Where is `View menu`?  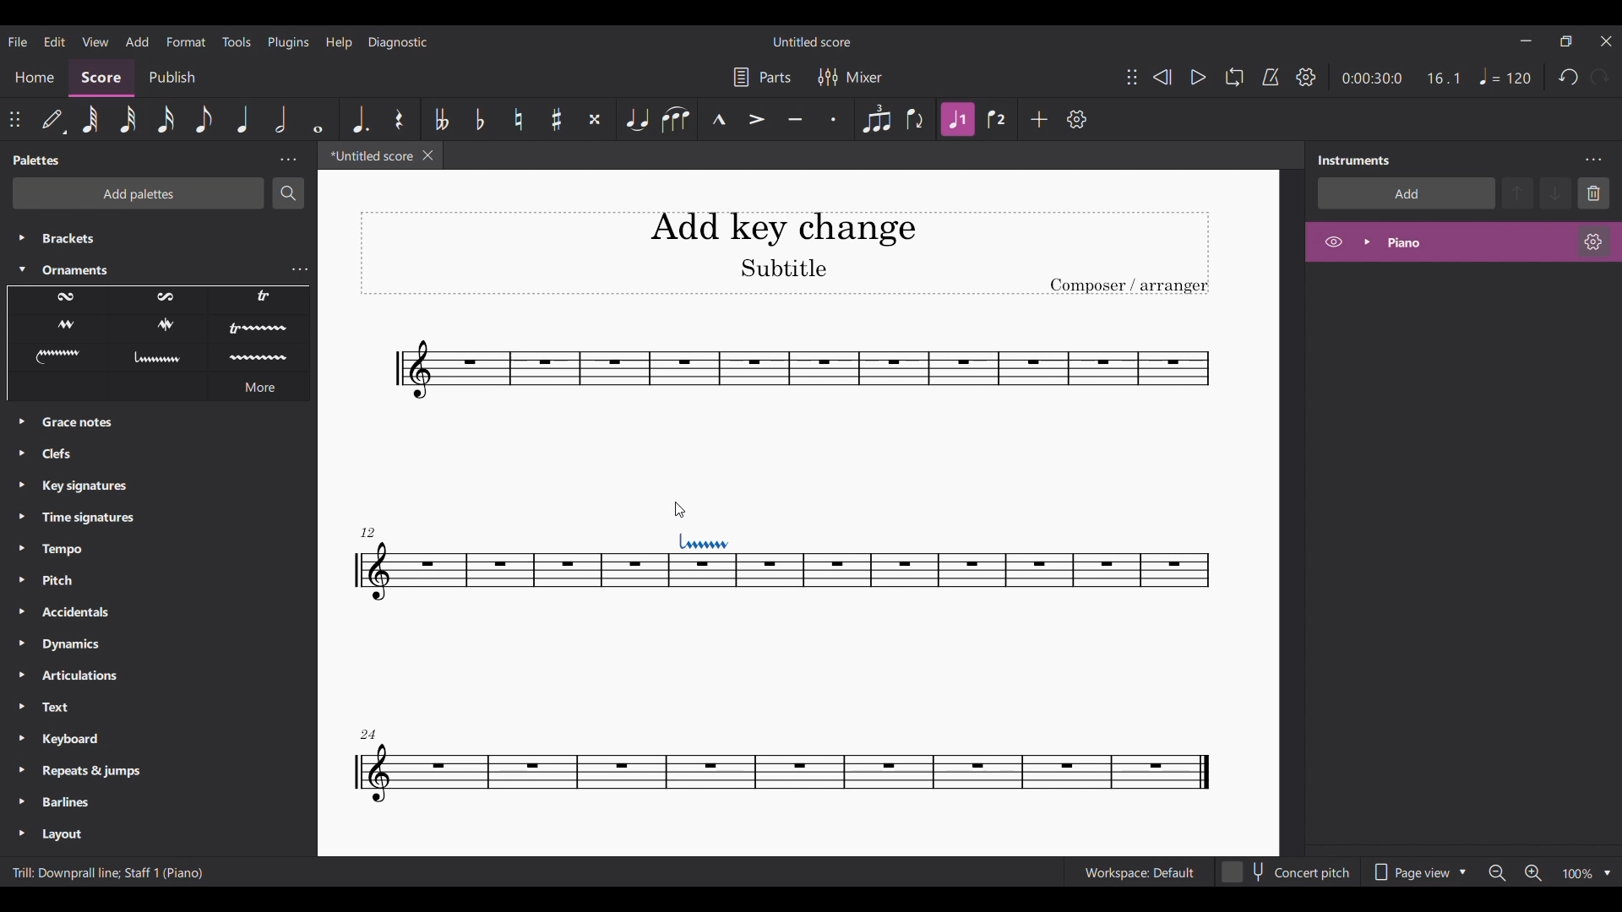 View menu is located at coordinates (95, 41).